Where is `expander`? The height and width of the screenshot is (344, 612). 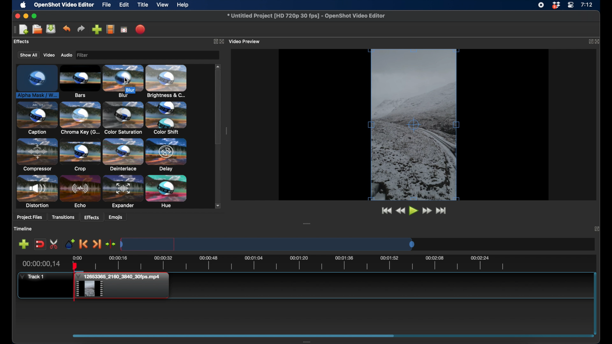 expander is located at coordinates (123, 192).